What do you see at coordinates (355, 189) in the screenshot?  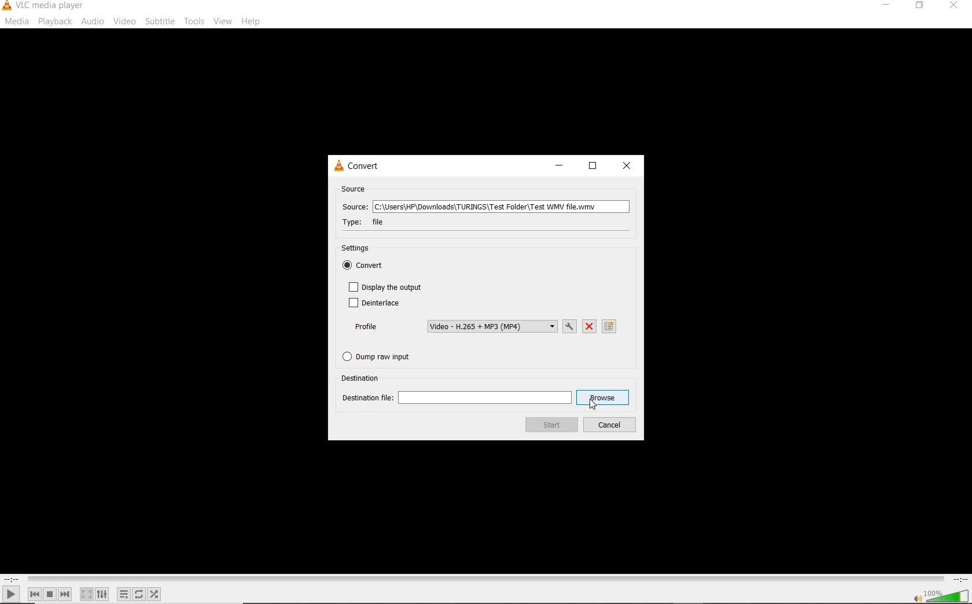 I see `SOURCE` at bounding box center [355, 189].